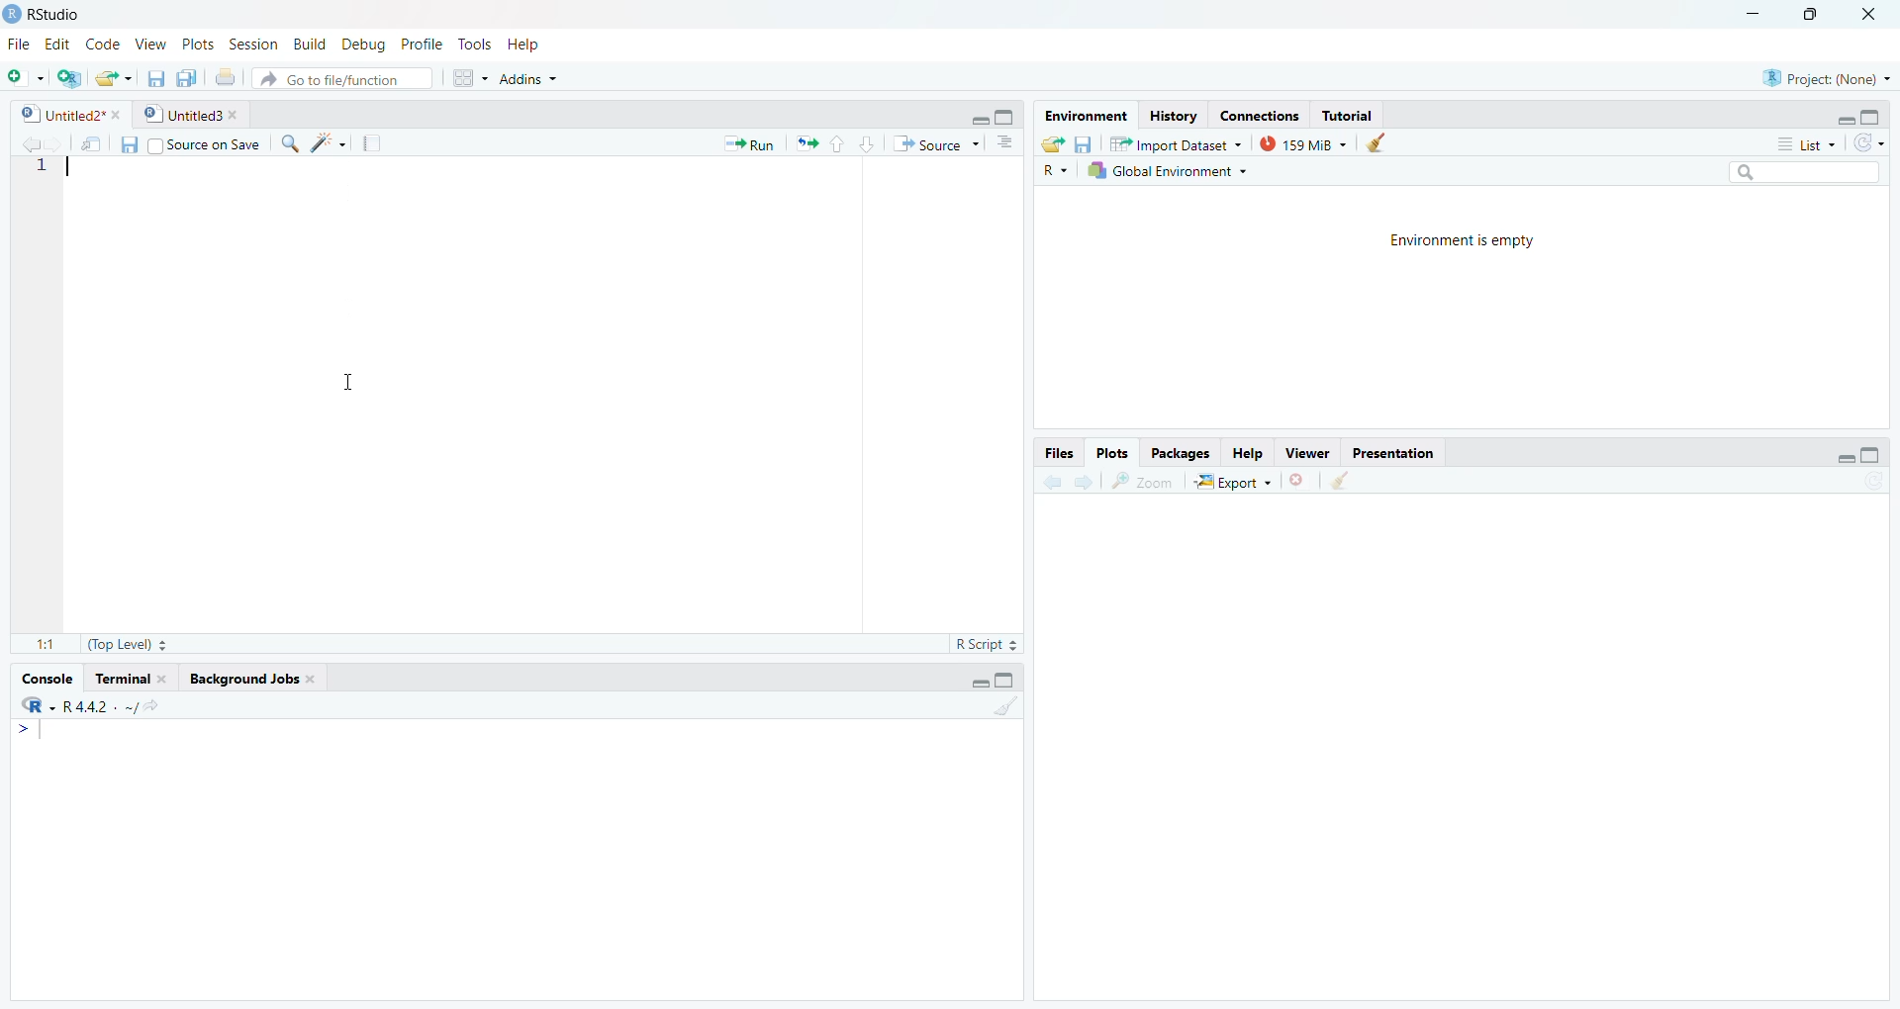 The width and height of the screenshot is (1900, 1009). Describe the element at coordinates (129, 143) in the screenshot. I see `Save` at that location.